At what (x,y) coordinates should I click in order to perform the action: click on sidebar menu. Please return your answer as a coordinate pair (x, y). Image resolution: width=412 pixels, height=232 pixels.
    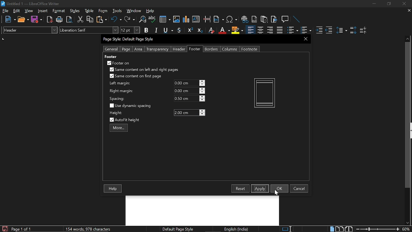
    Looking at the image, I should click on (411, 130).